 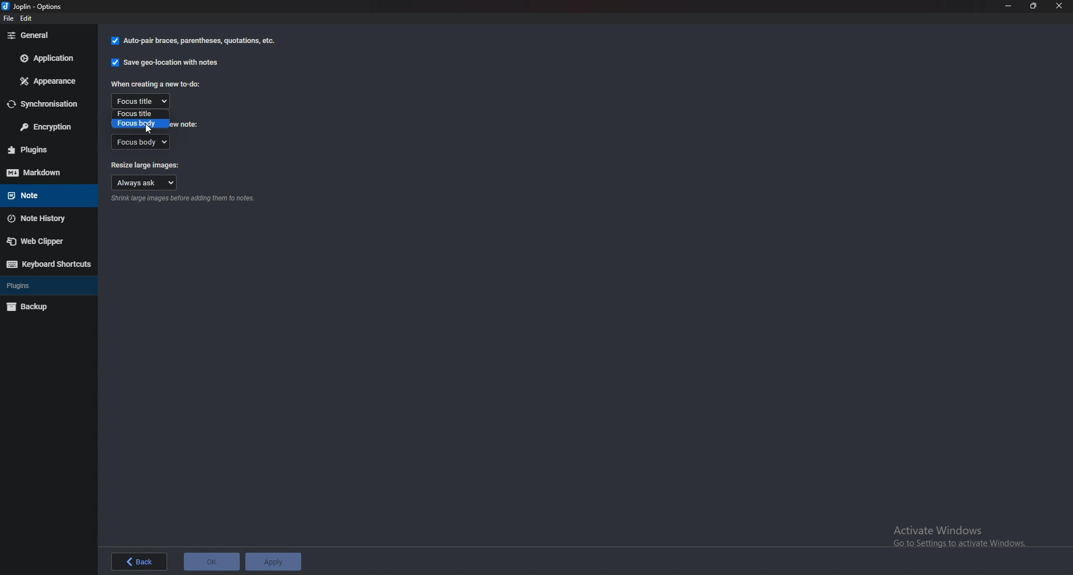 I want to click on Save Geolocation, so click(x=167, y=62).